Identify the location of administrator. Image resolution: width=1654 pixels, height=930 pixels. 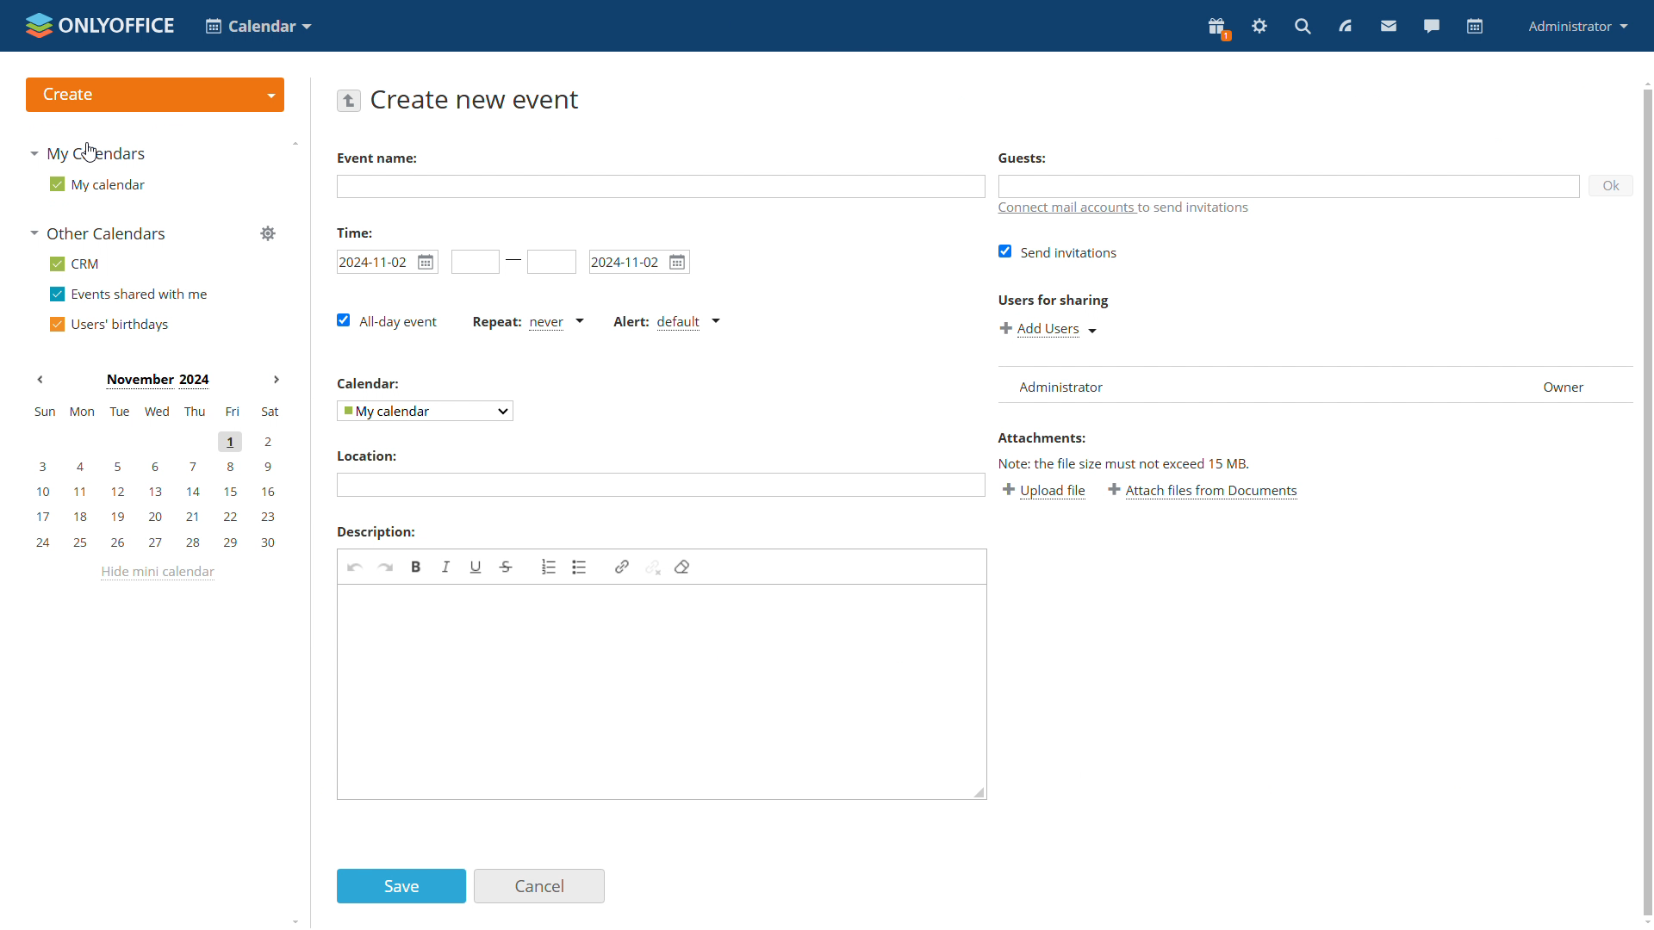
(1579, 25).